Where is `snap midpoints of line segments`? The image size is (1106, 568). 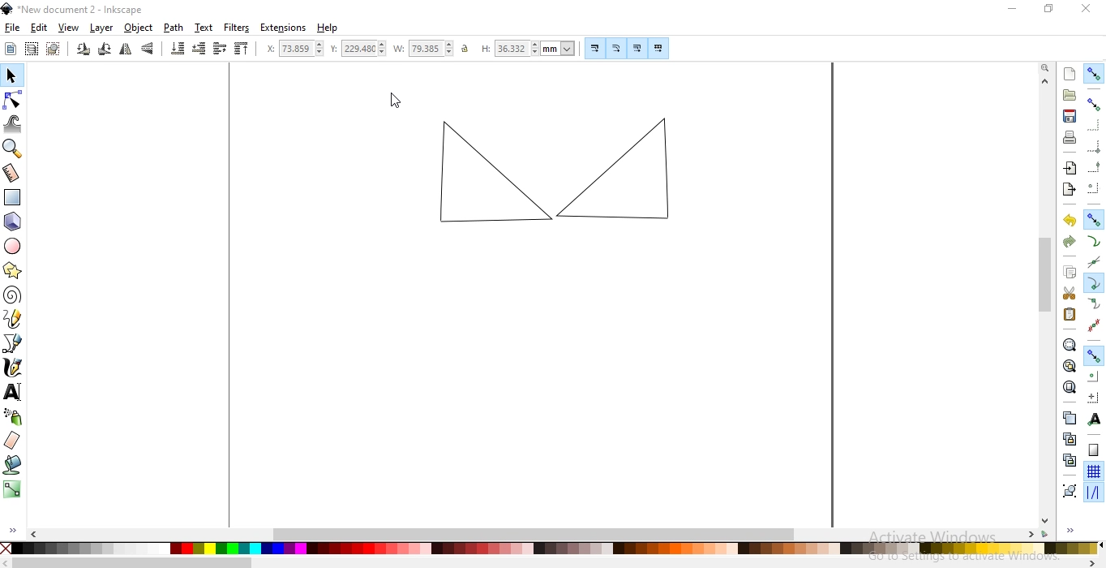 snap midpoints of line segments is located at coordinates (1095, 326).